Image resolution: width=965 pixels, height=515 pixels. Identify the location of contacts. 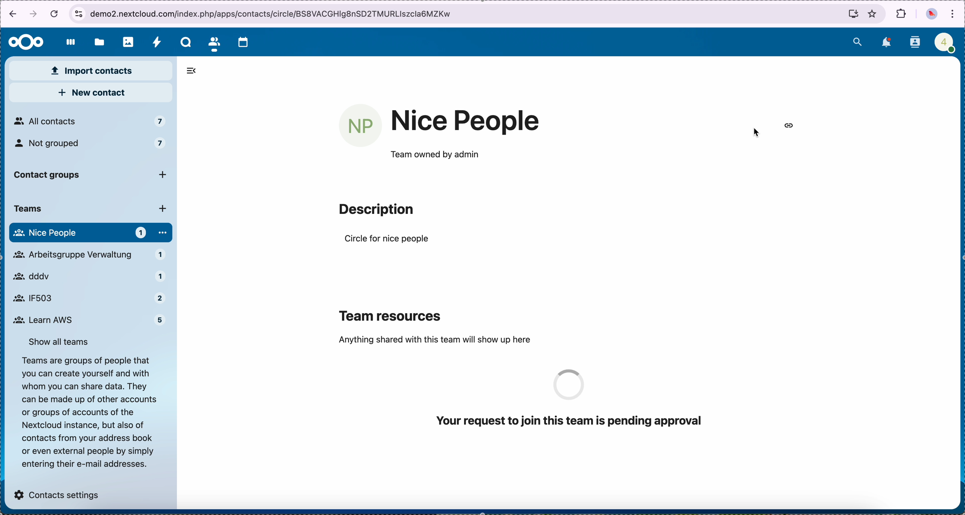
(914, 42).